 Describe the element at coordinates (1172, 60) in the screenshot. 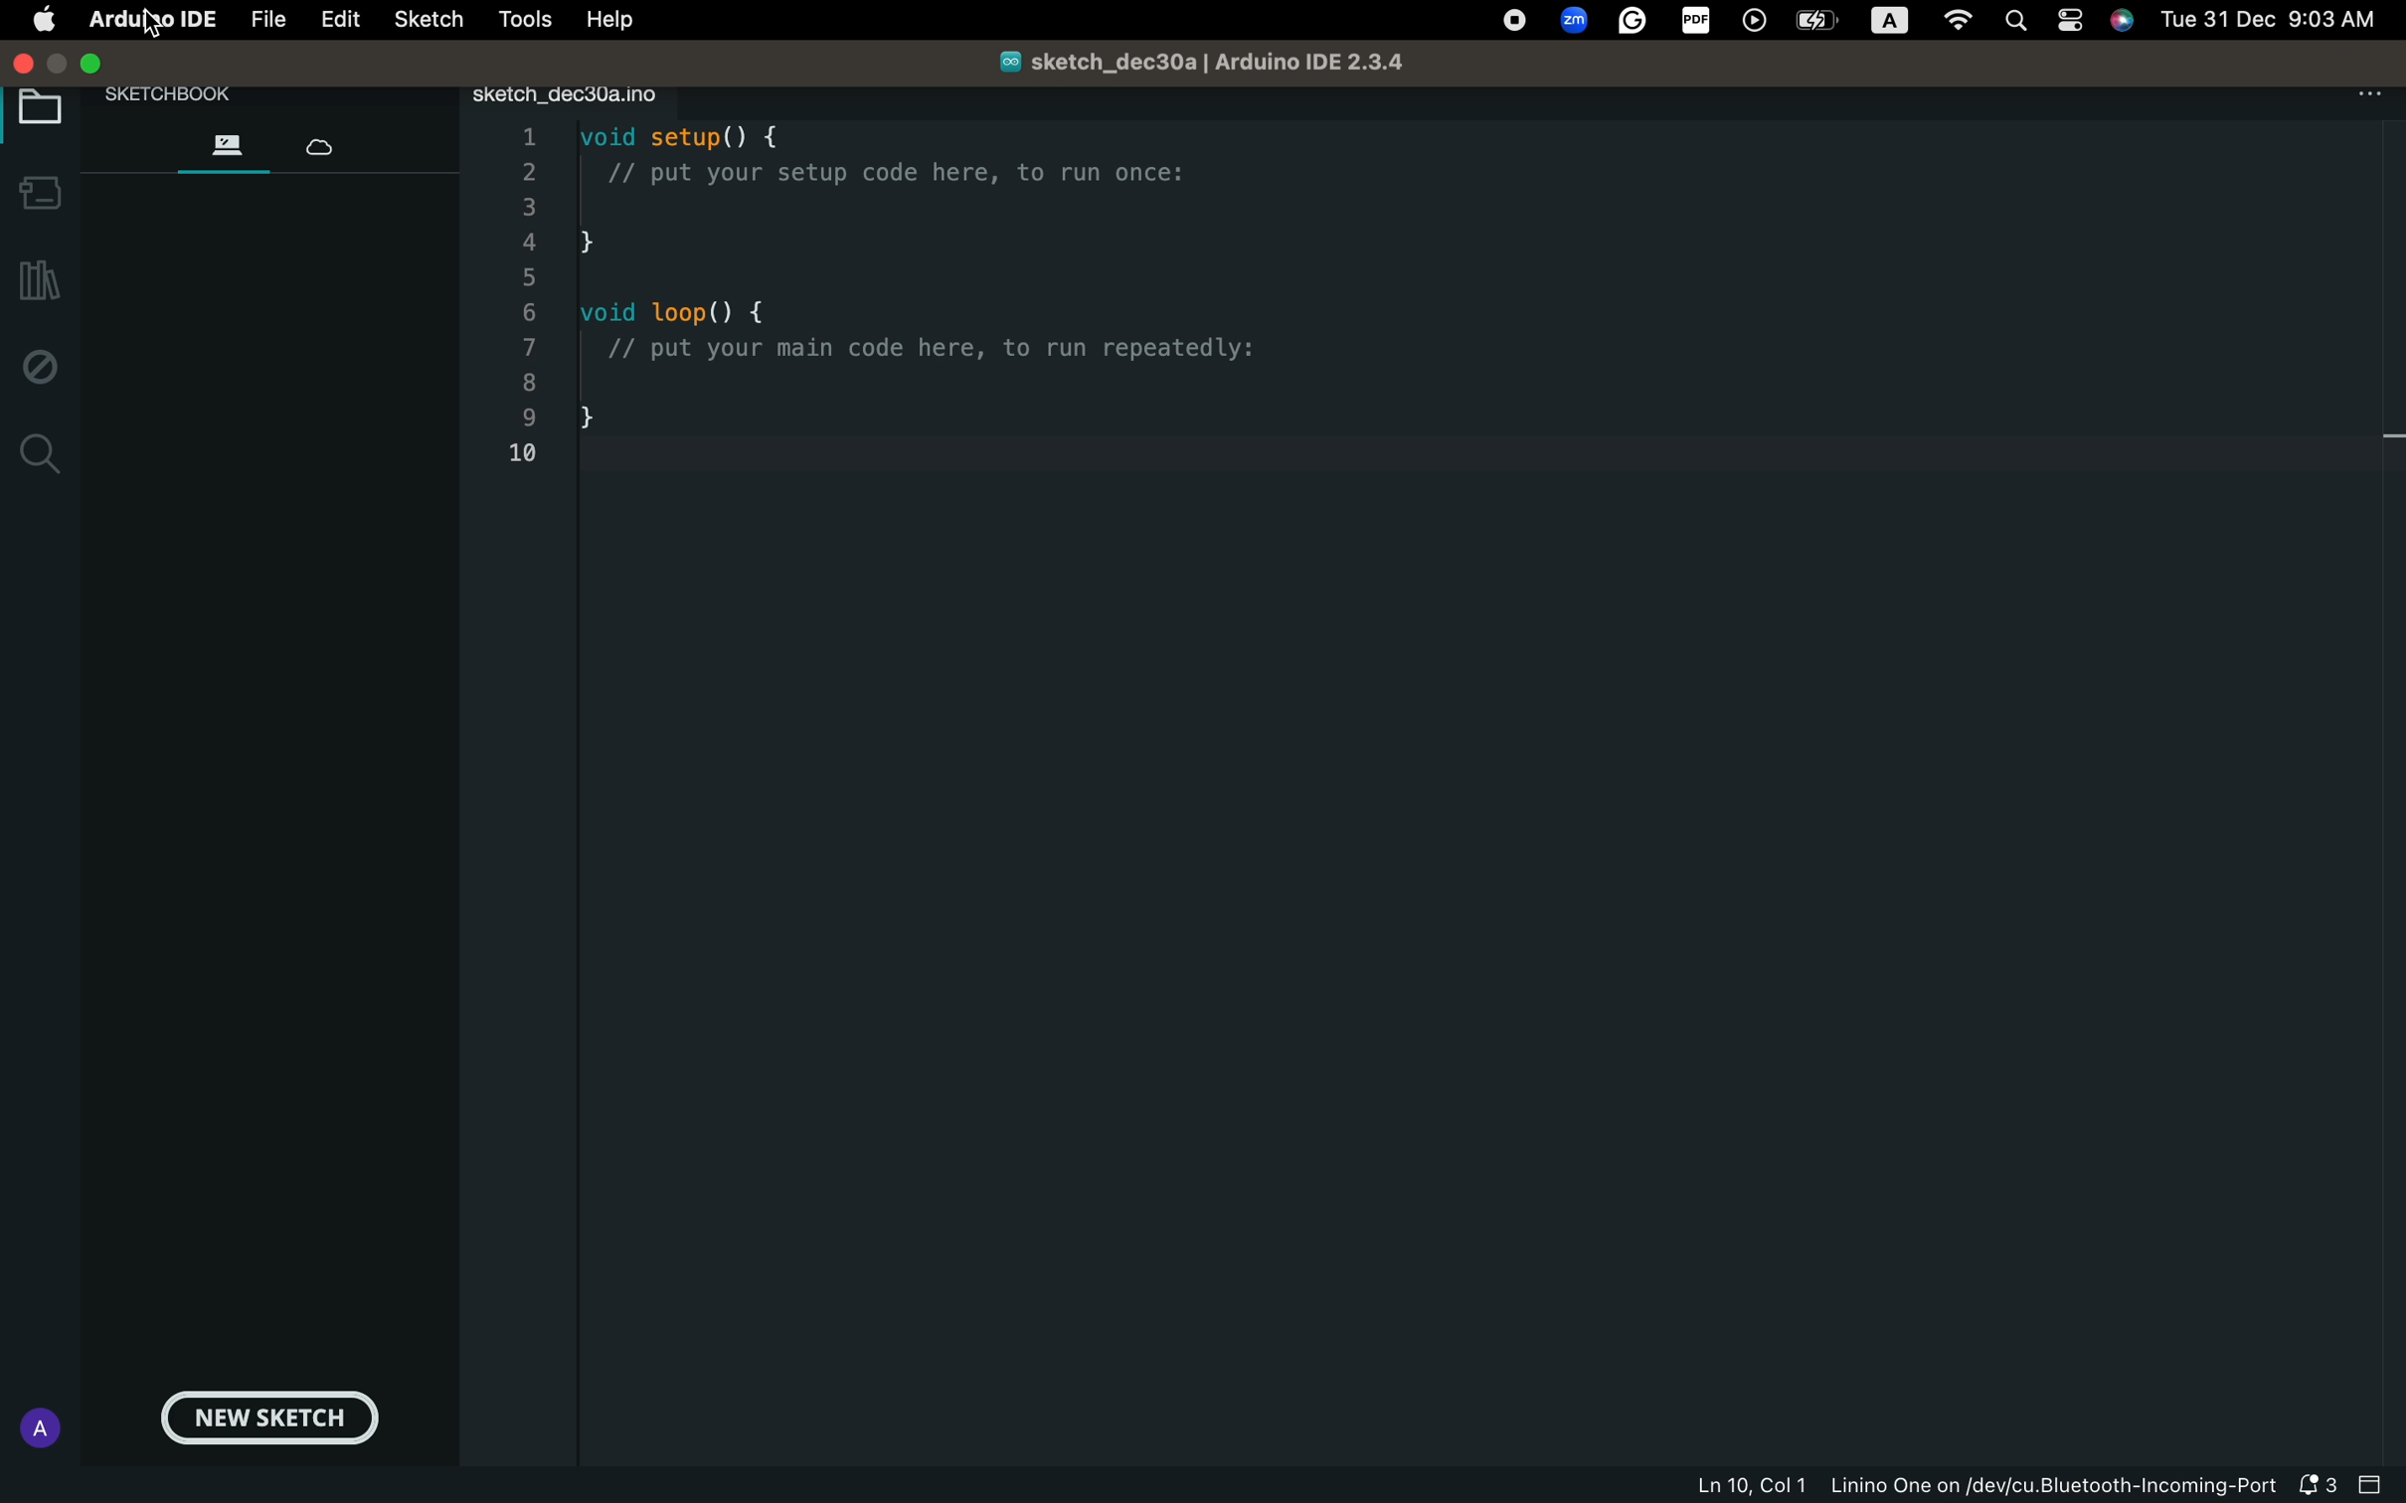

I see `file name` at that location.